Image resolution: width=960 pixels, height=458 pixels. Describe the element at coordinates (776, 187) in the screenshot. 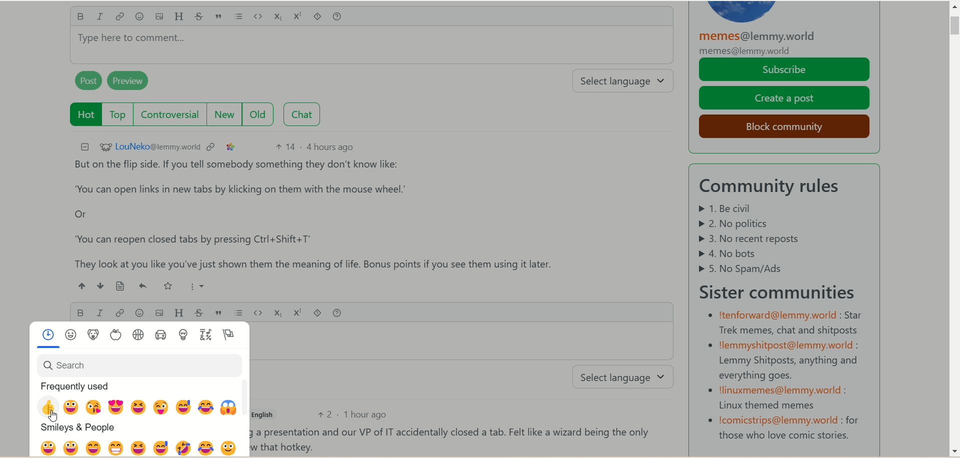

I see `community rules` at that location.